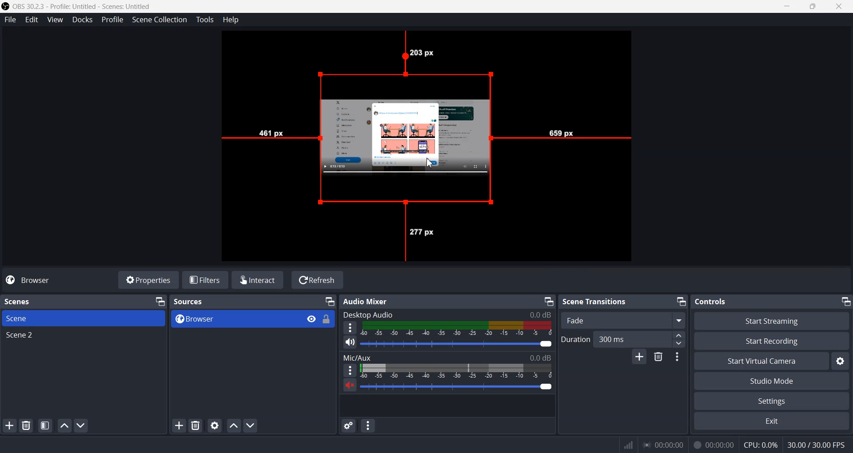  Describe the element at coordinates (658, 358) in the screenshot. I see `Remove configurable transition` at that location.